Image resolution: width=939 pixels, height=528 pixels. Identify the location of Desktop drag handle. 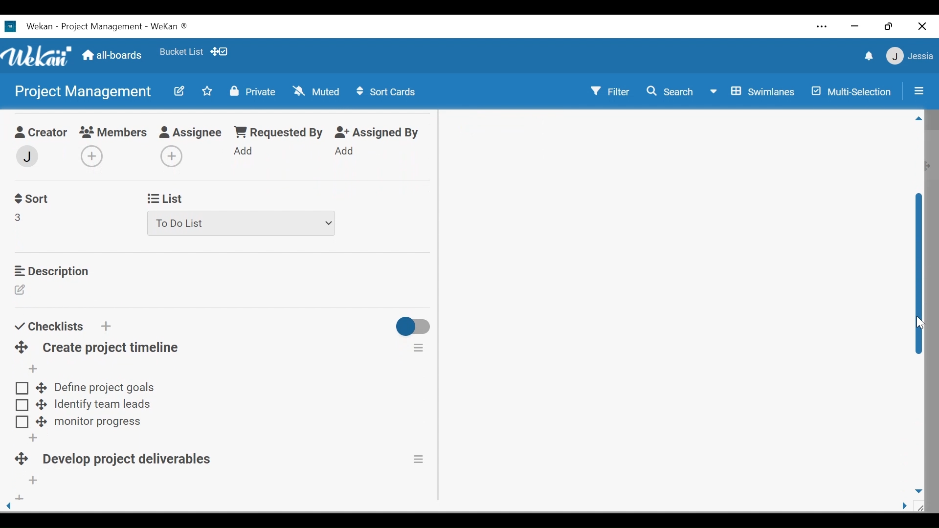
(41, 422).